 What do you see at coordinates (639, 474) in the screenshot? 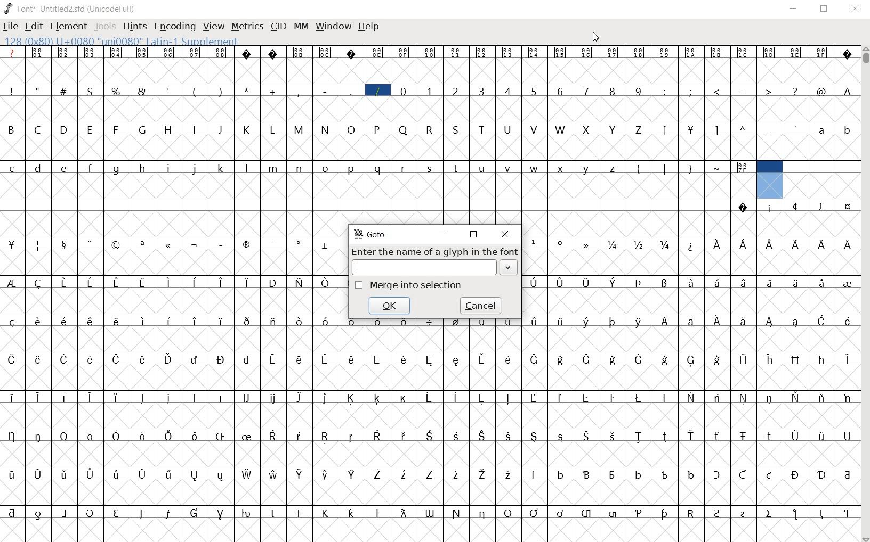
I see `Symbol` at bounding box center [639, 474].